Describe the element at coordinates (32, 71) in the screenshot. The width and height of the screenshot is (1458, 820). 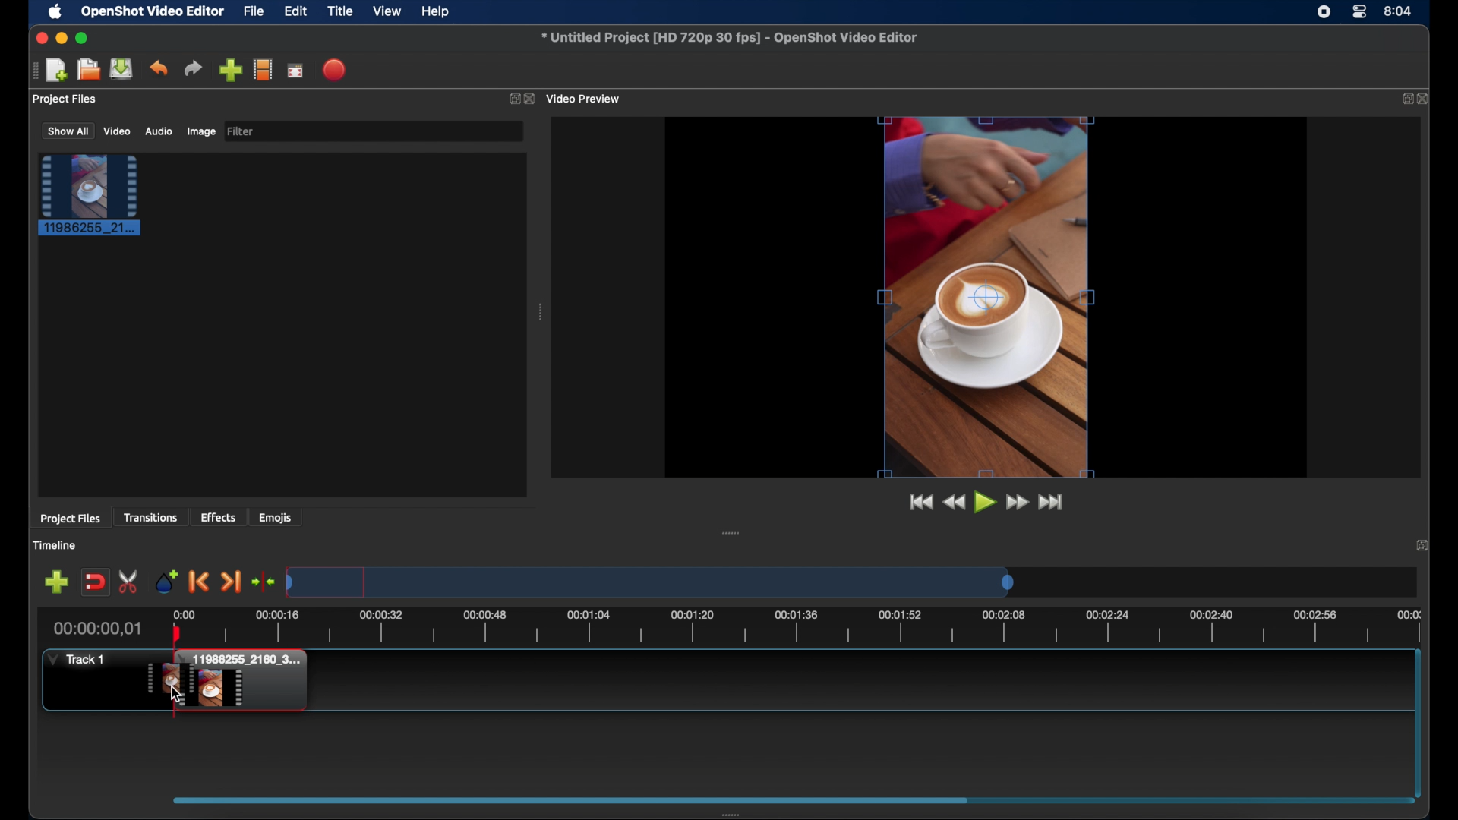
I see `drag handle` at that location.